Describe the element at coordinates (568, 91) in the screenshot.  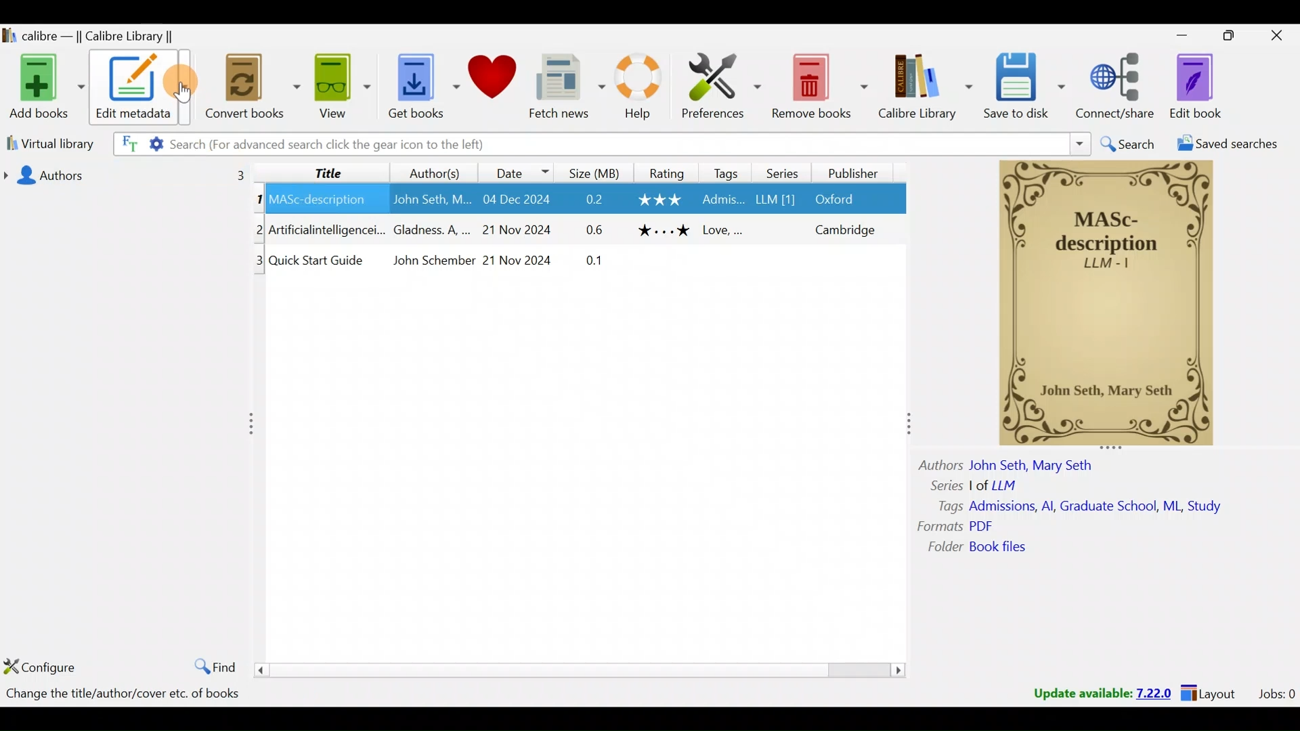
I see `Fetch news` at that location.